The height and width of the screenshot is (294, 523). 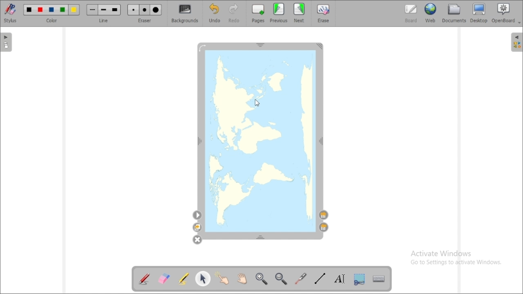 What do you see at coordinates (52, 13) in the screenshot?
I see `color` at bounding box center [52, 13].